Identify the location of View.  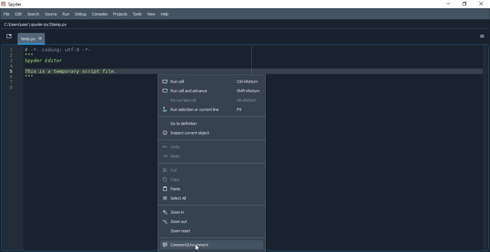
(152, 15).